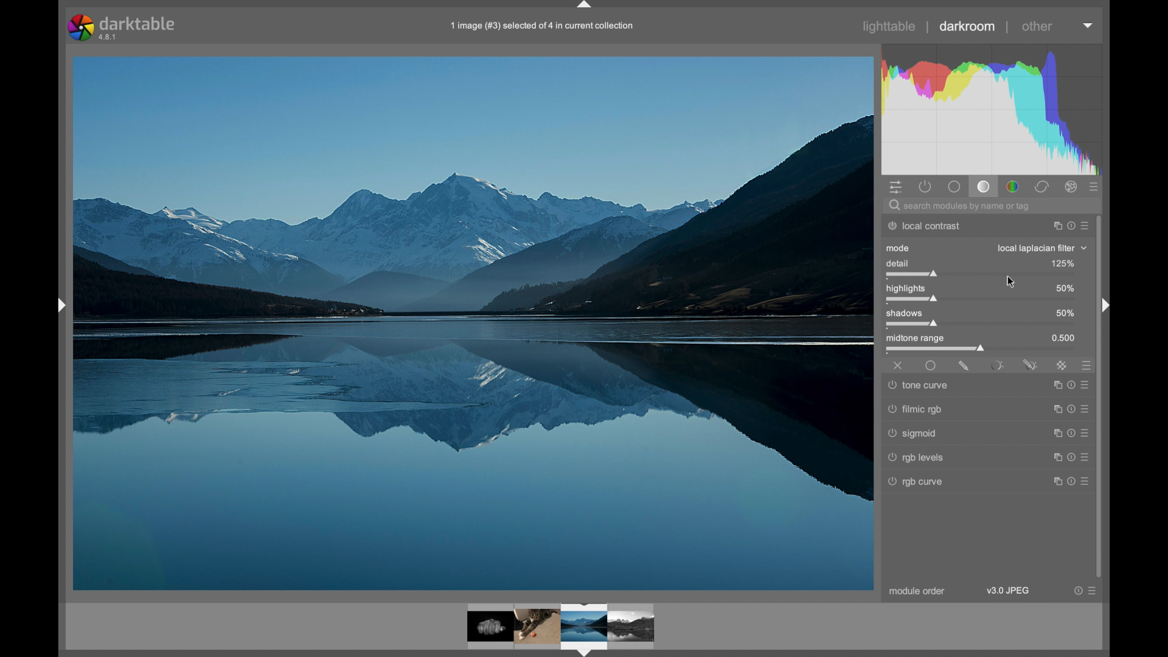  I want to click on color, so click(1012, 187).